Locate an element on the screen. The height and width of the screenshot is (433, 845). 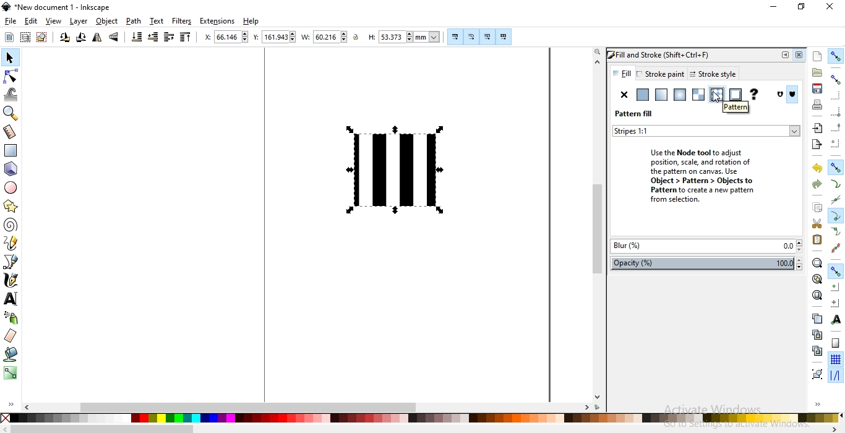
edit is located at coordinates (31, 20).